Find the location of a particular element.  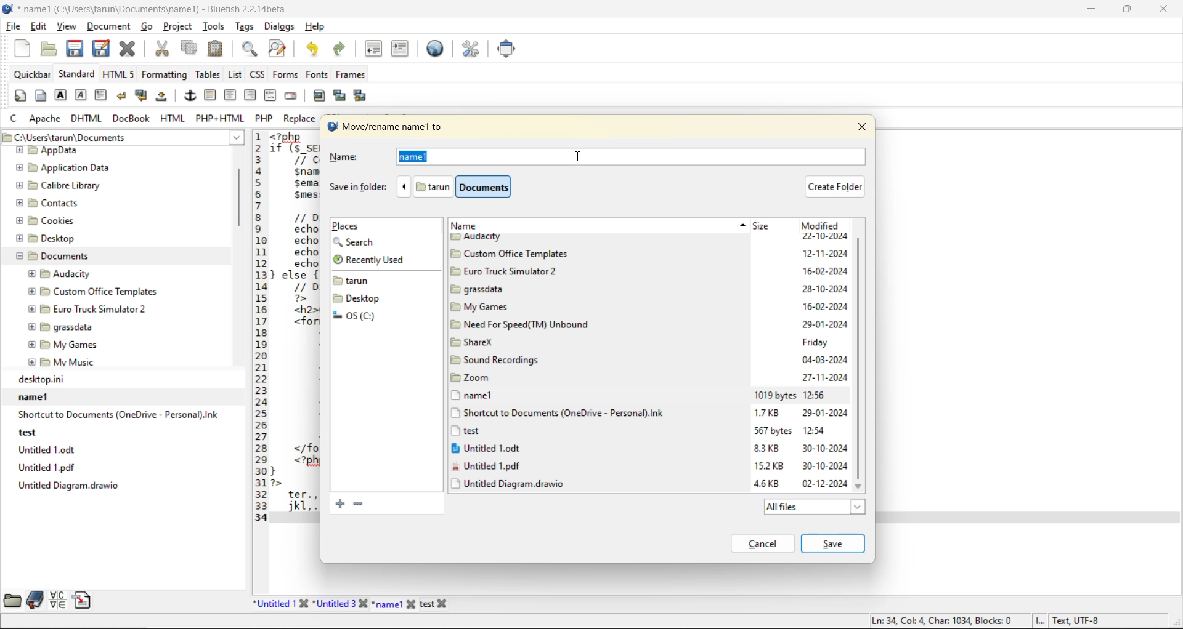

cut is located at coordinates (162, 49).